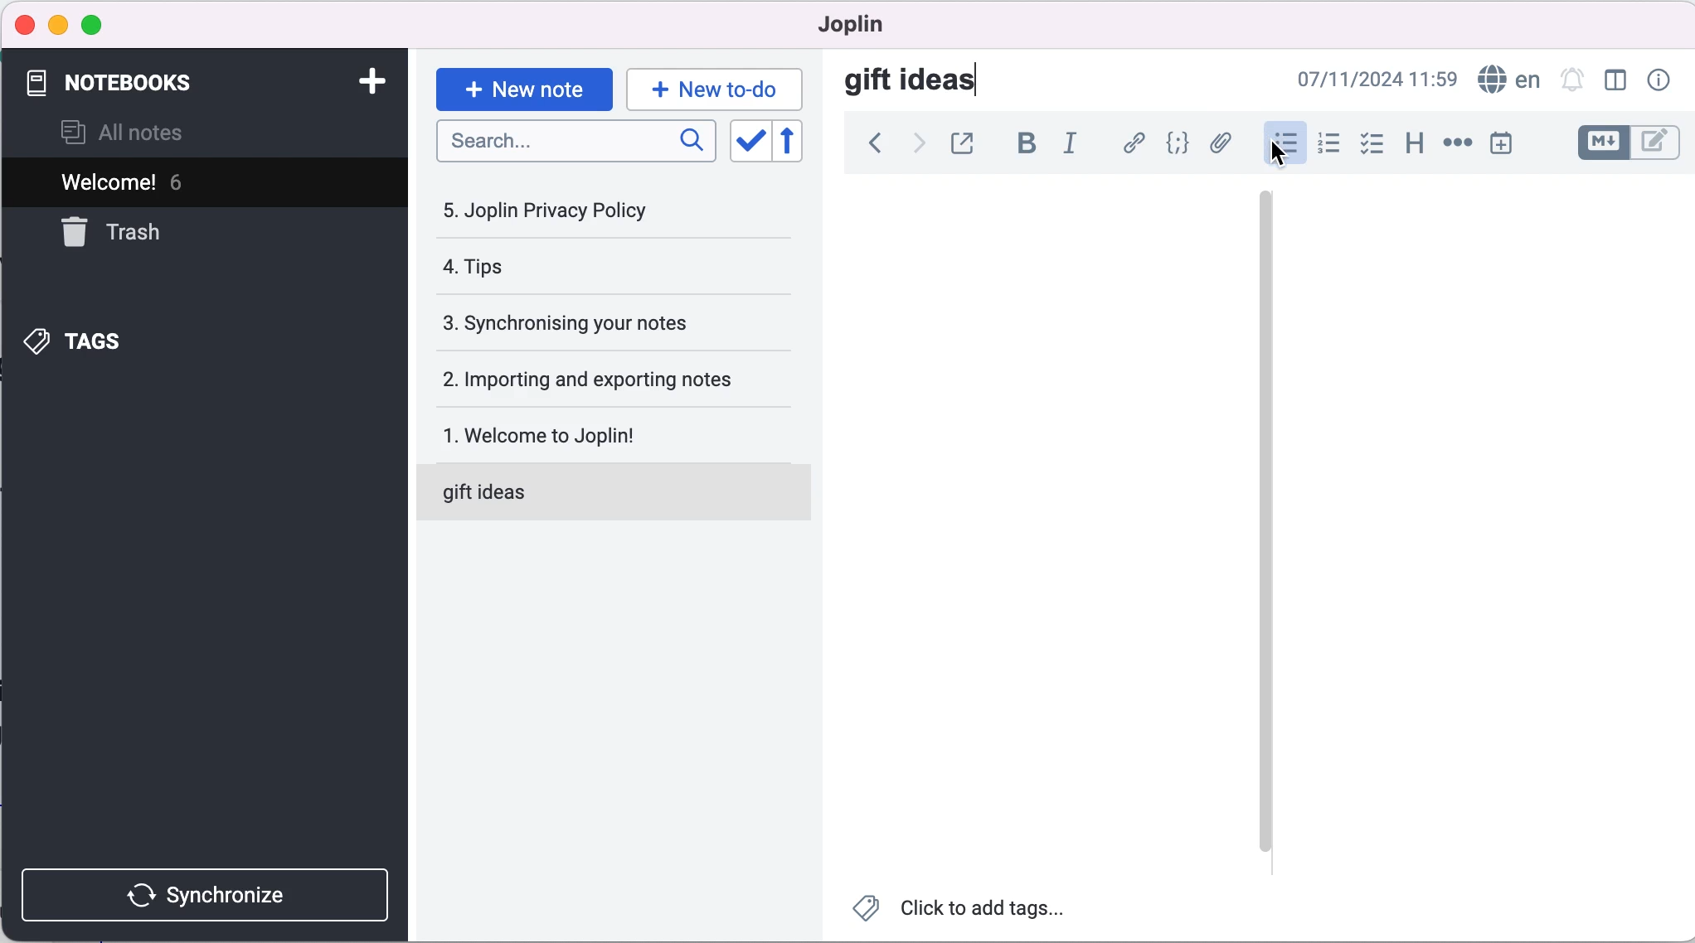  Describe the element at coordinates (965, 143) in the screenshot. I see `toggle external editing` at that location.